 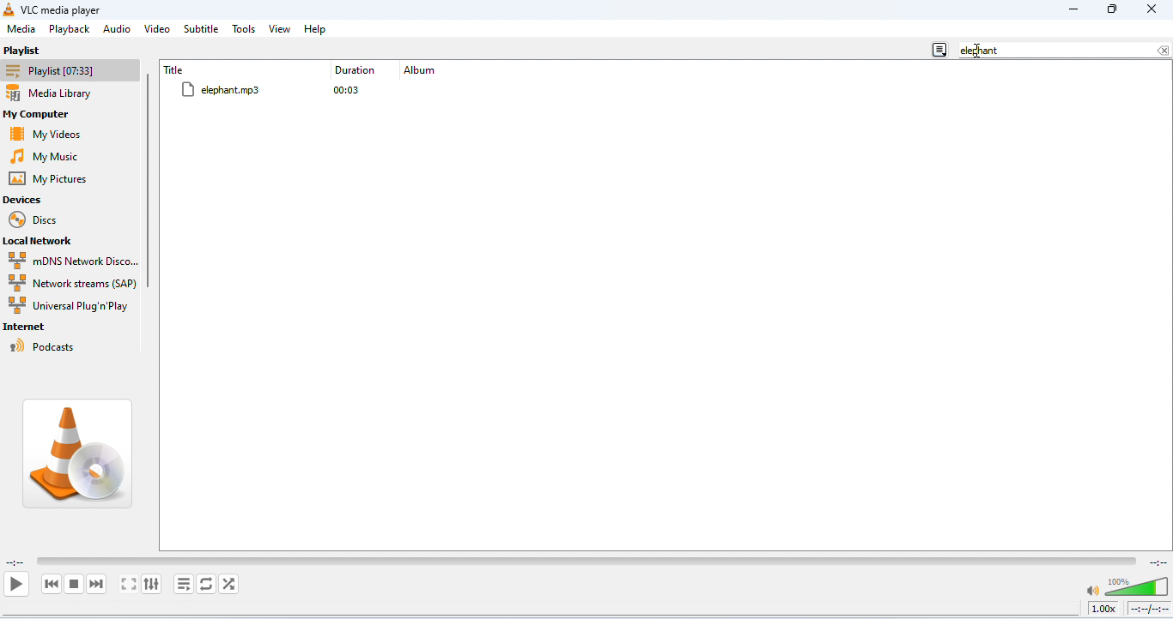 I want to click on playlist [07:33], so click(x=71, y=70).